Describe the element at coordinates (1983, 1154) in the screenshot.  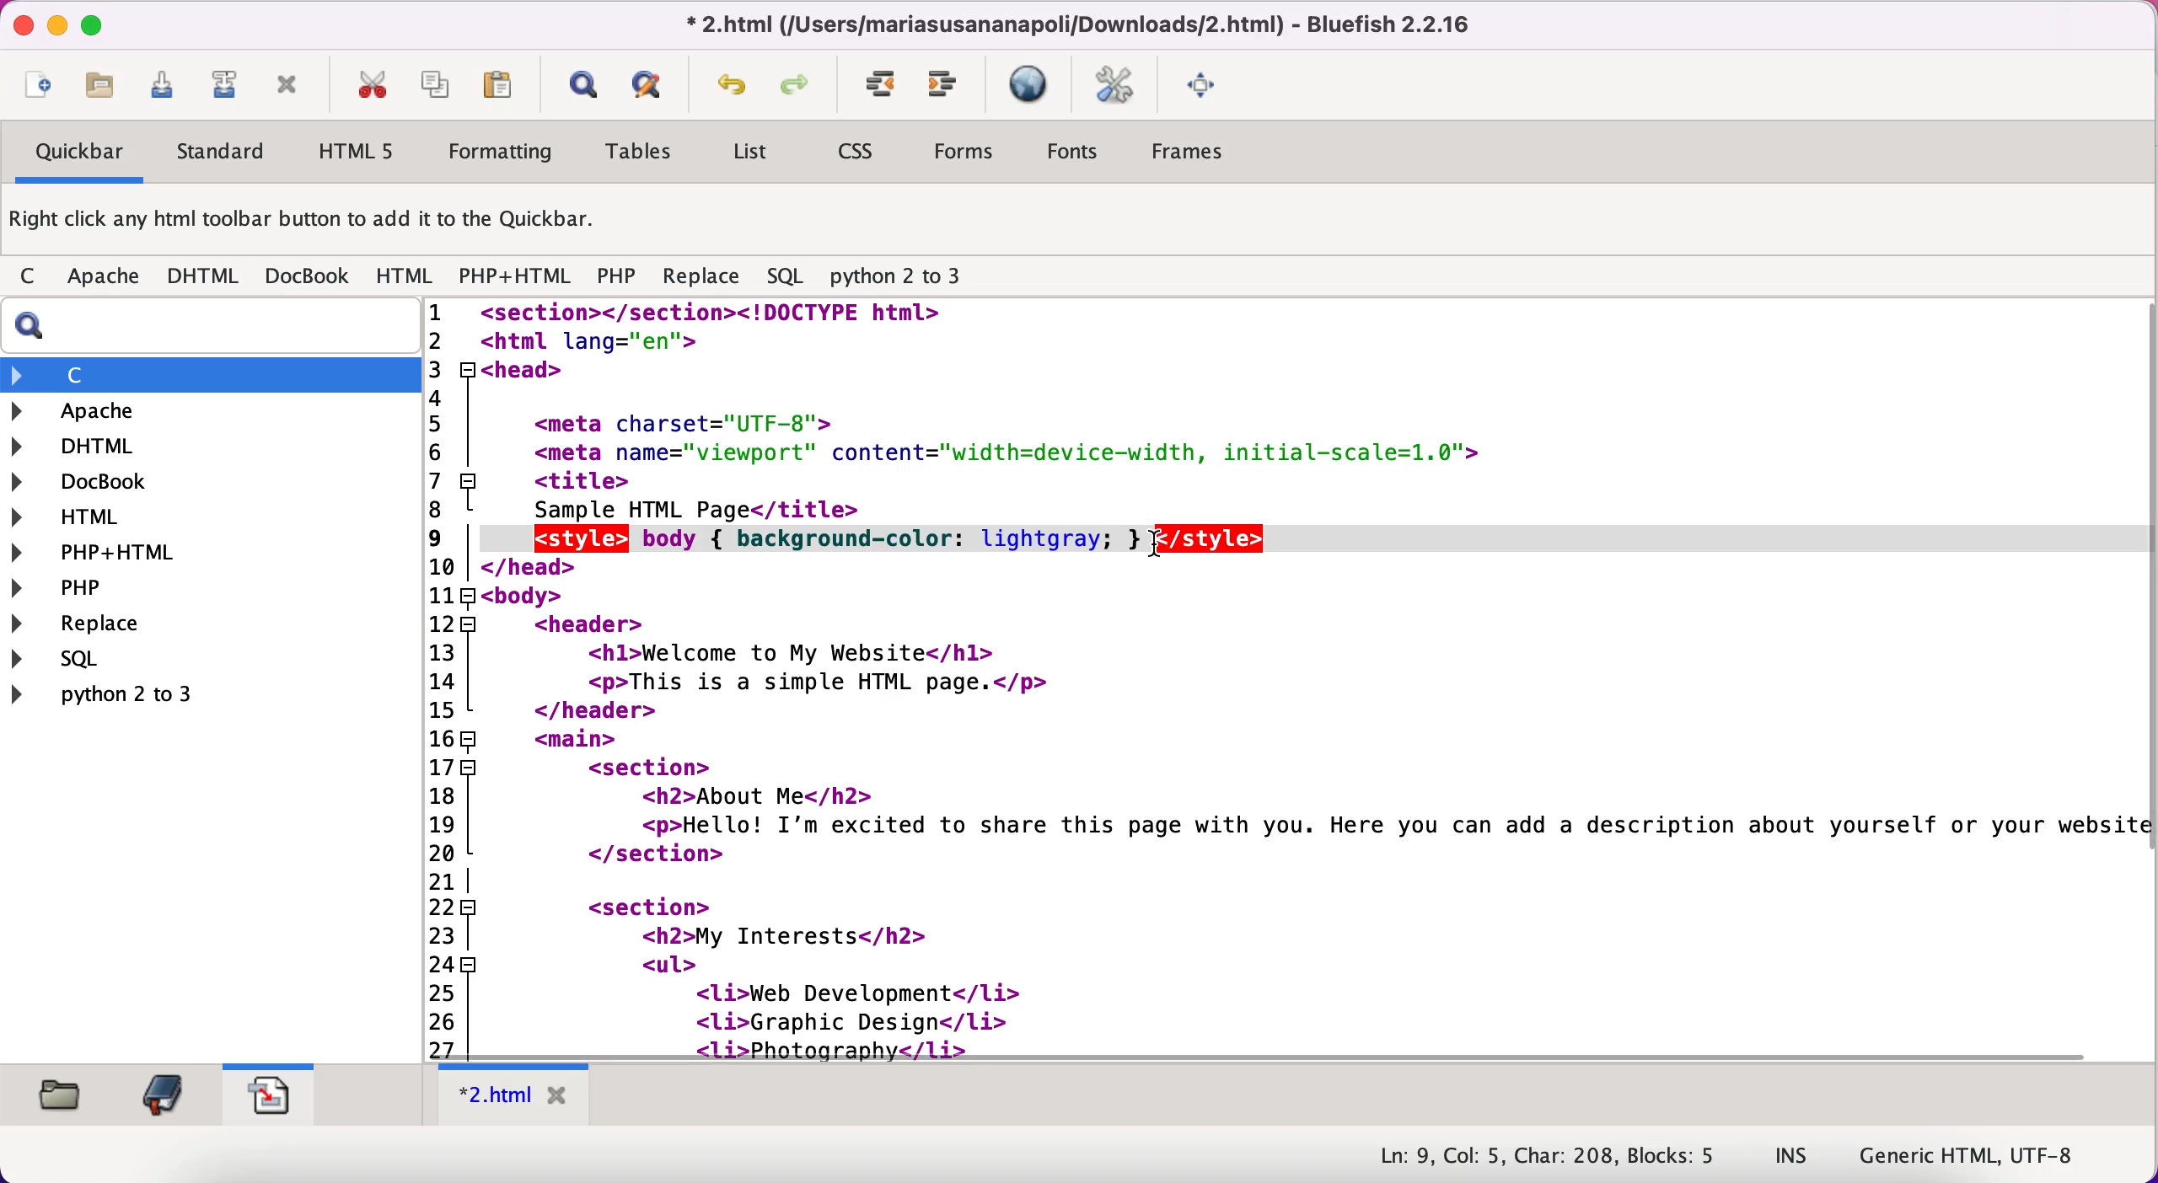
I see `generic html, utf-8` at that location.